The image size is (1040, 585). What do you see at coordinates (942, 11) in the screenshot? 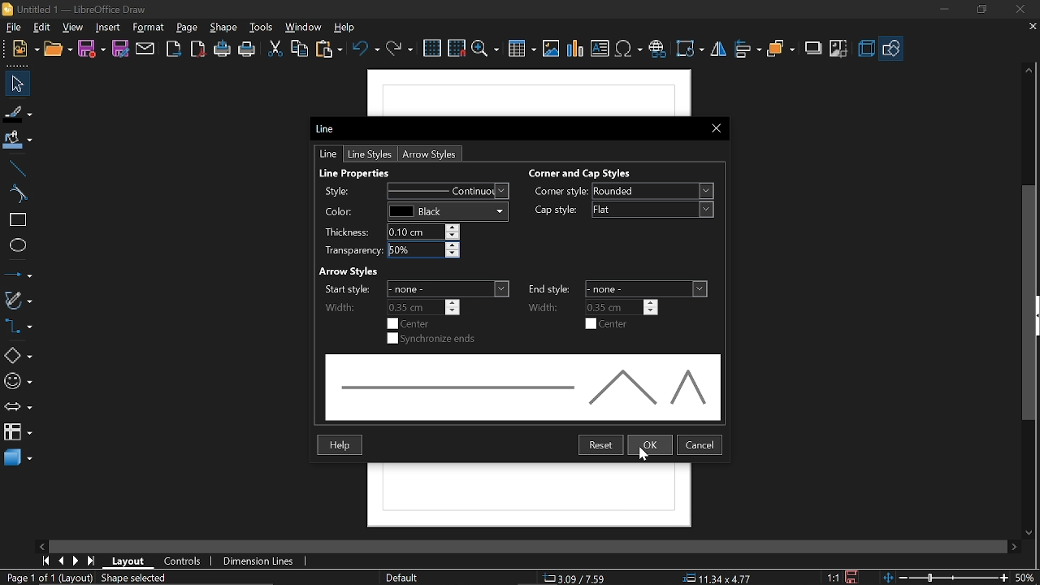
I see `Minimize` at bounding box center [942, 11].